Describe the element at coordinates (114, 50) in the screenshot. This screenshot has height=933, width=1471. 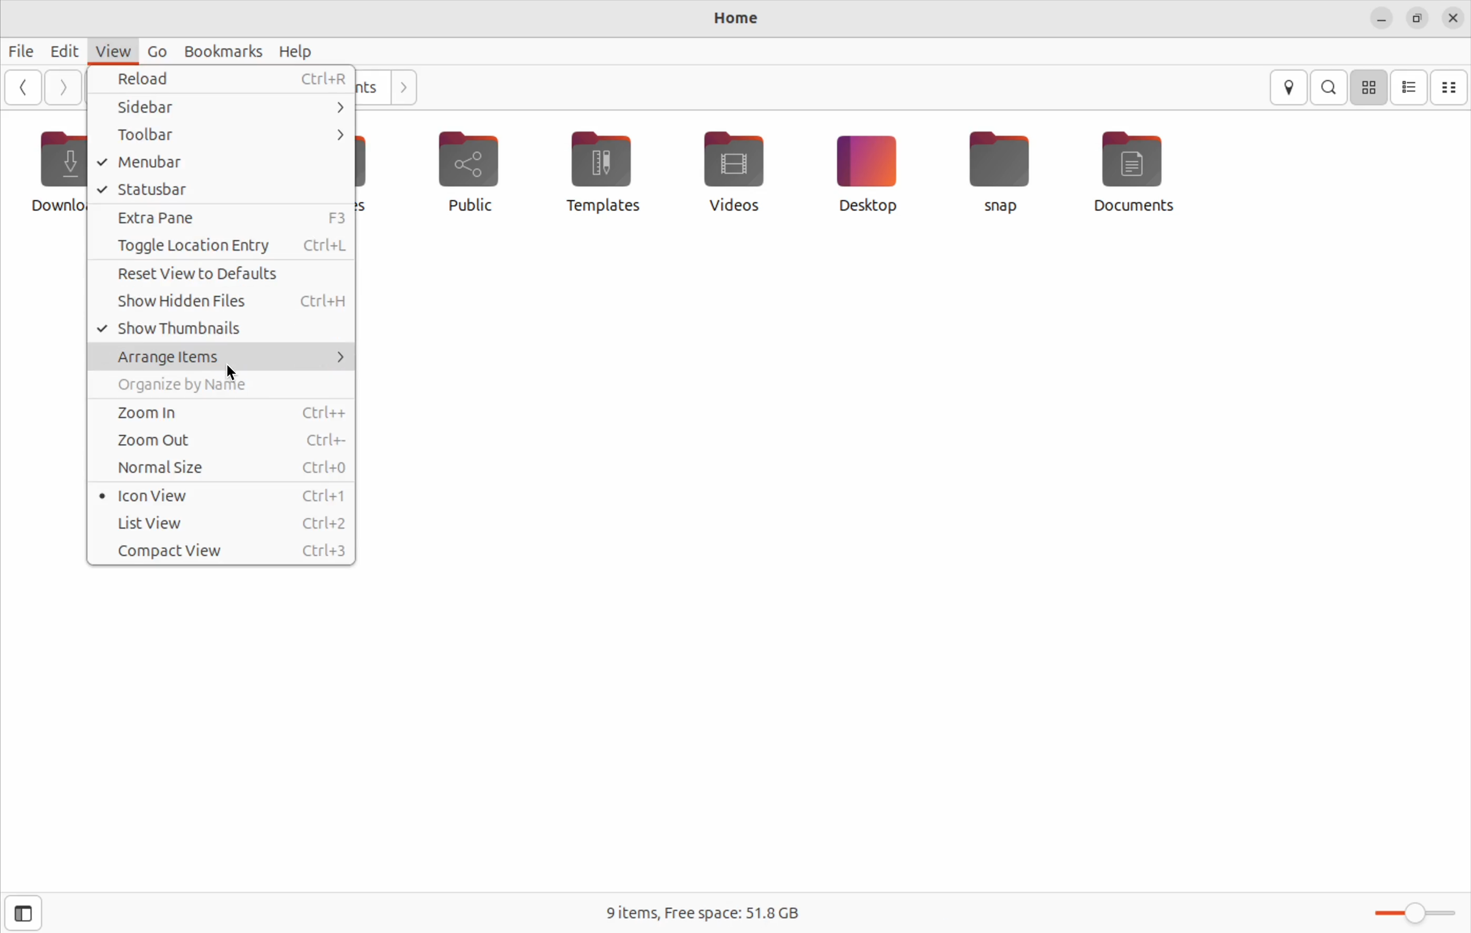
I see `view` at that location.